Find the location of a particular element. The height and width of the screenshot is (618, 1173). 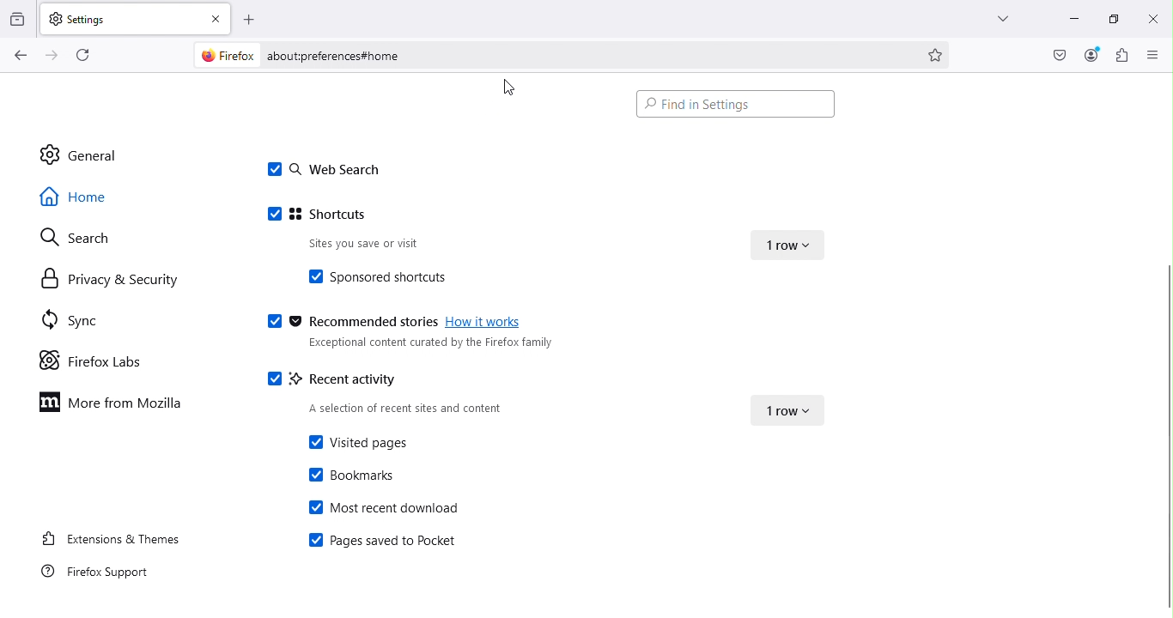

Account is located at coordinates (1057, 56).